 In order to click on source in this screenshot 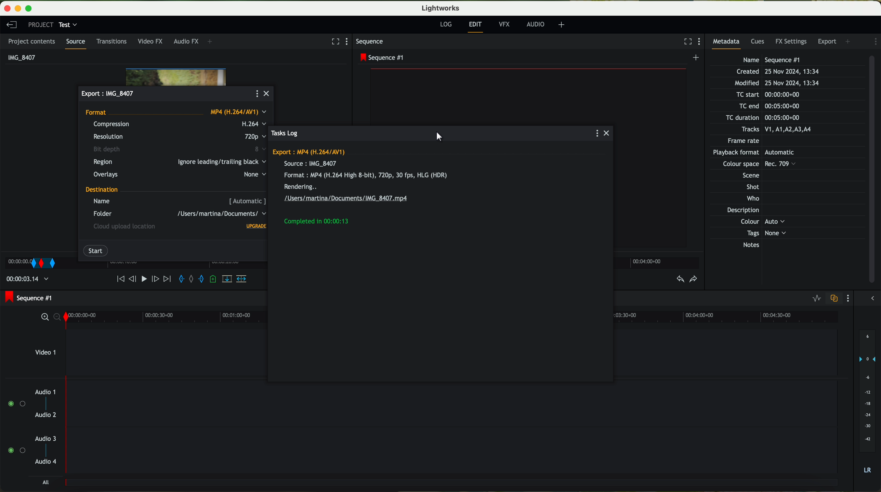, I will do `click(78, 43)`.